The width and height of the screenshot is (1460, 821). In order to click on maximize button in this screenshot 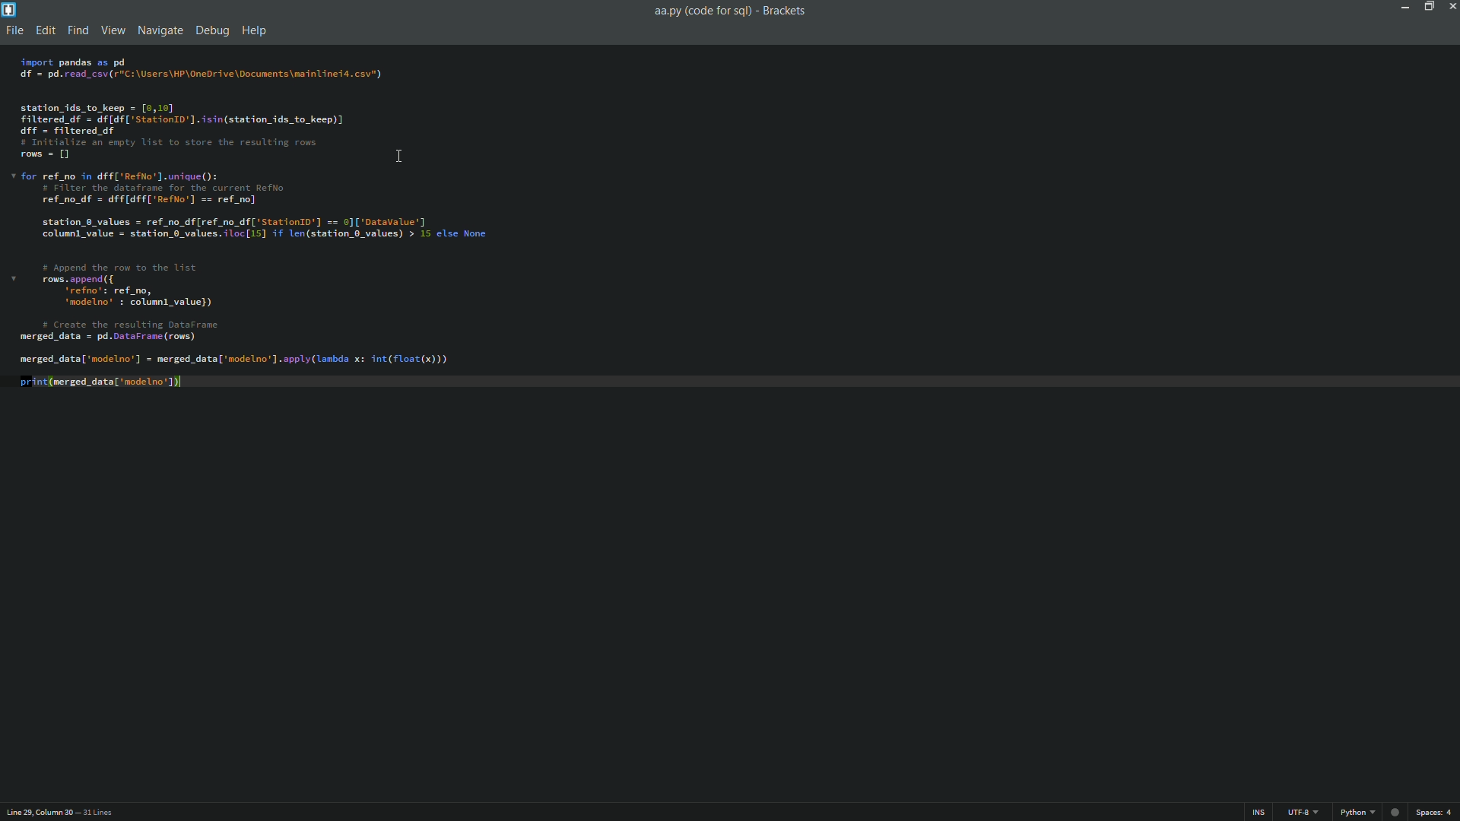, I will do `click(1427, 6)`.